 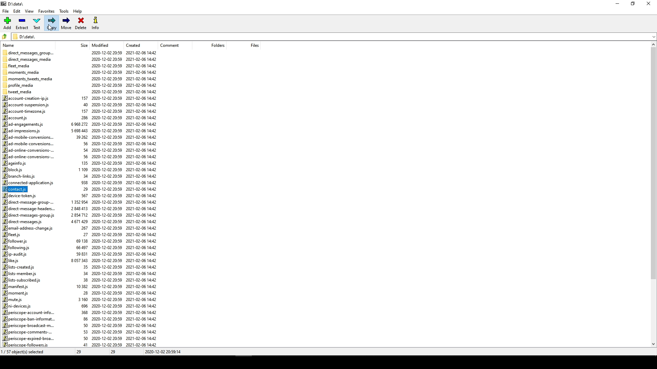 I want to click on Edit, so click(x=17, y=11).